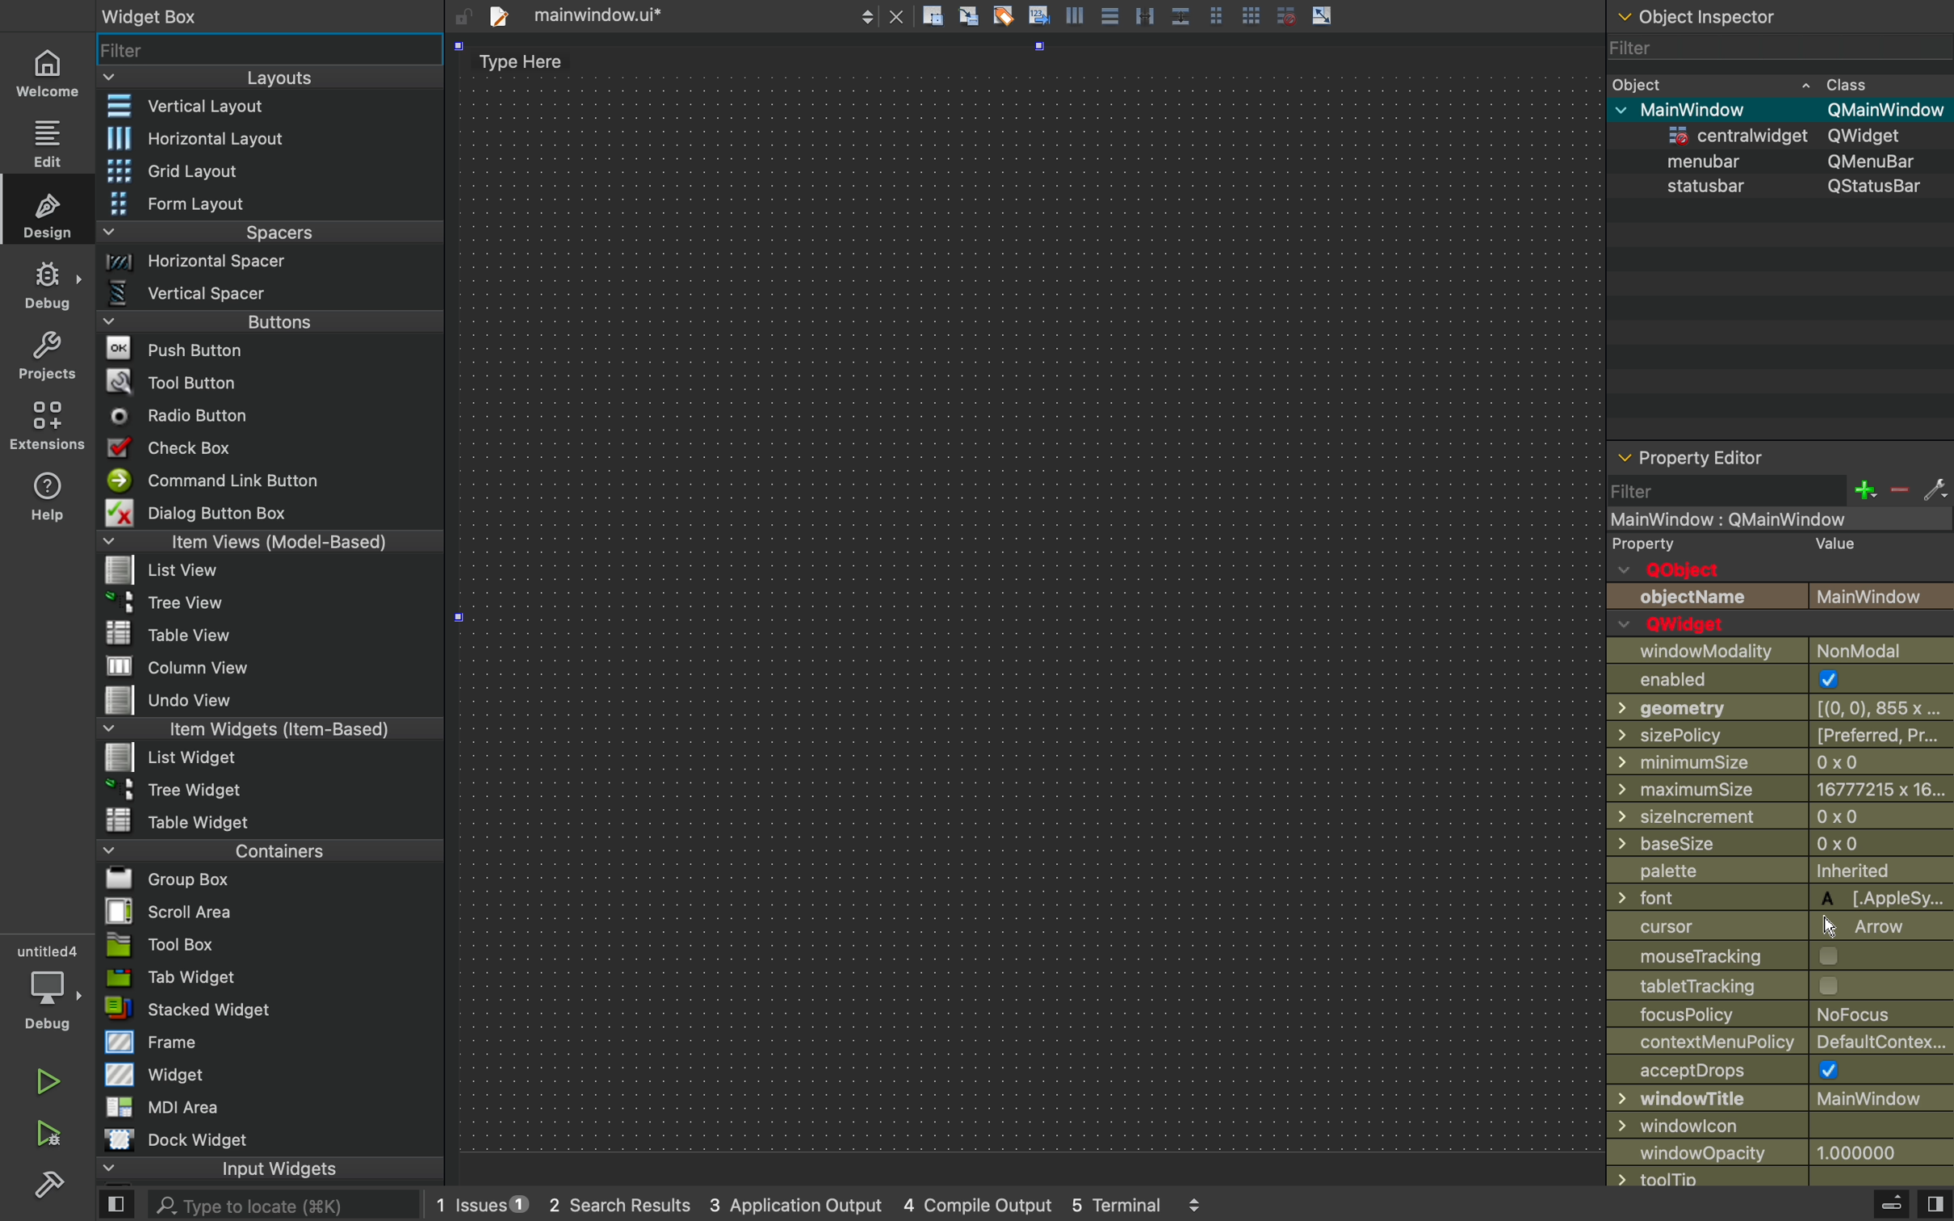 The width and height of the screenshot is (1954, 1221). Describe the element at coordinates (269, 107) in the screenshot. I see `vertical layout` at that location.